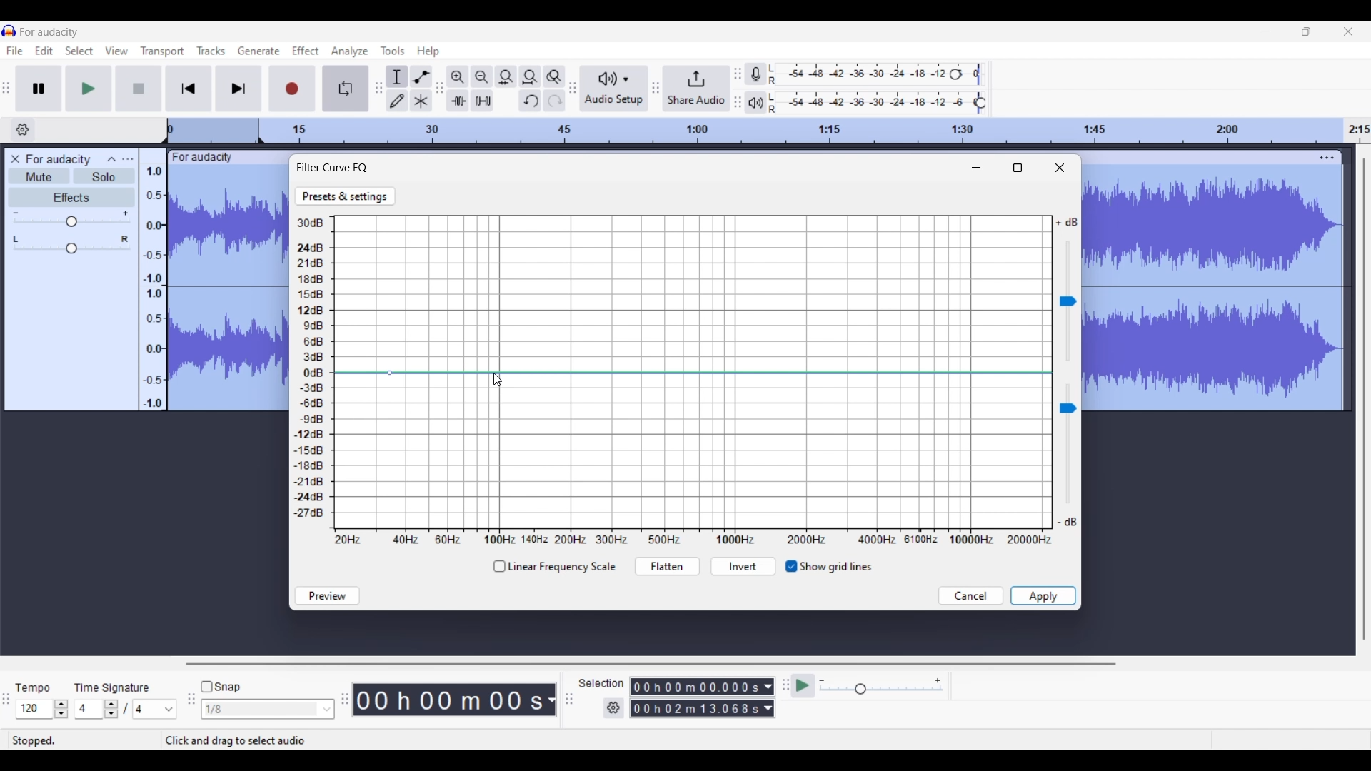  I want to click on Type in tempo, so click(34, 709).